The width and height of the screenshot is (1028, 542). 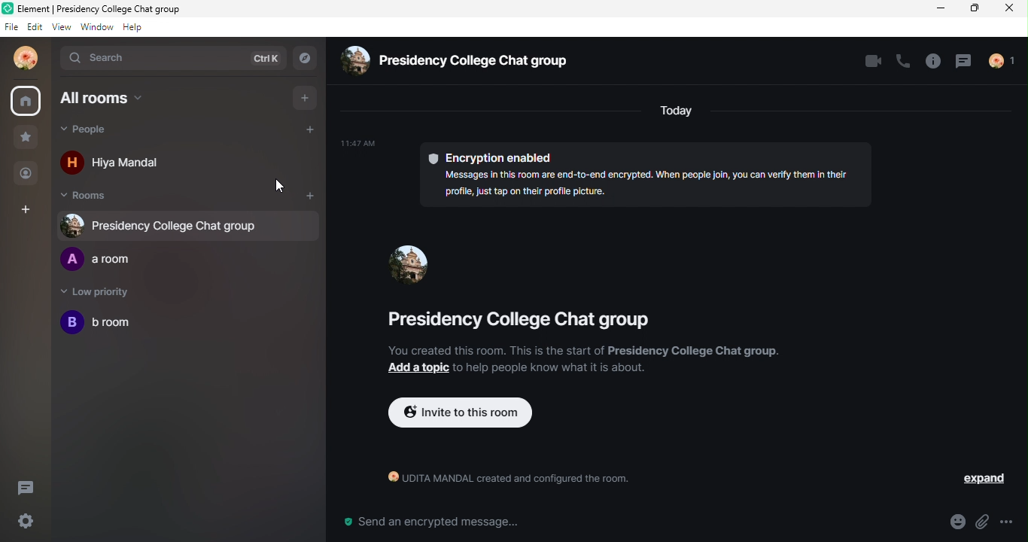 I want to click on create a space, so click(x=31, y=209).